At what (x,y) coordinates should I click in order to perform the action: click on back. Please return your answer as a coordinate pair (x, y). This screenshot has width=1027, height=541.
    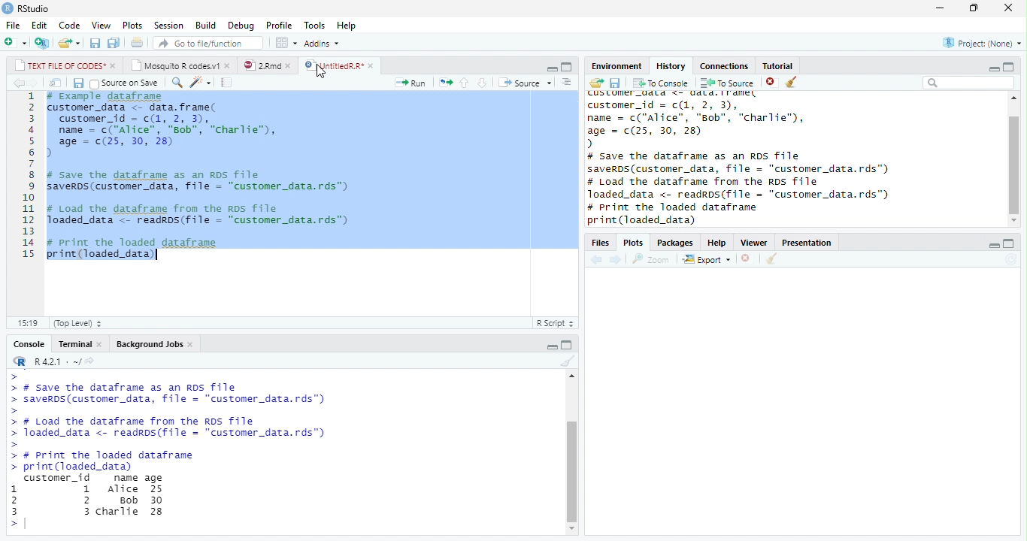
    Looking at the image, I should click on (596, 260).